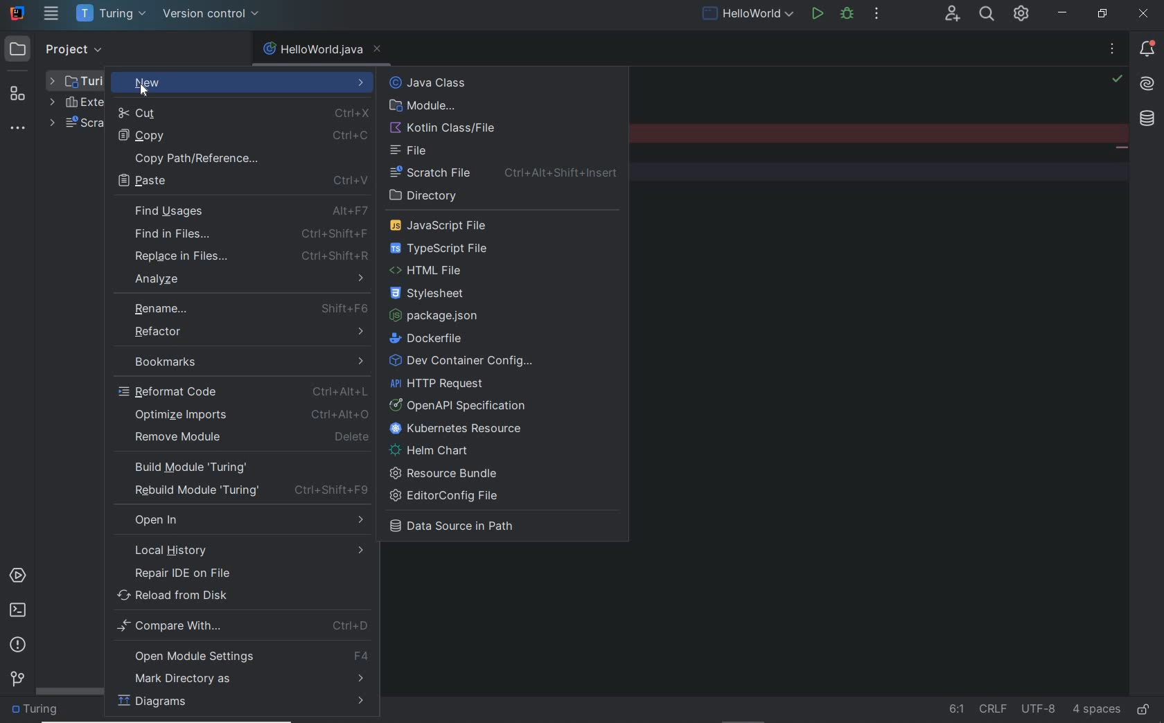 This screenshot has width=1164, height=723. What do you see at coordinates (249, 278) in the screenshot?
I see `analyze` at bounding box center [249, 278].